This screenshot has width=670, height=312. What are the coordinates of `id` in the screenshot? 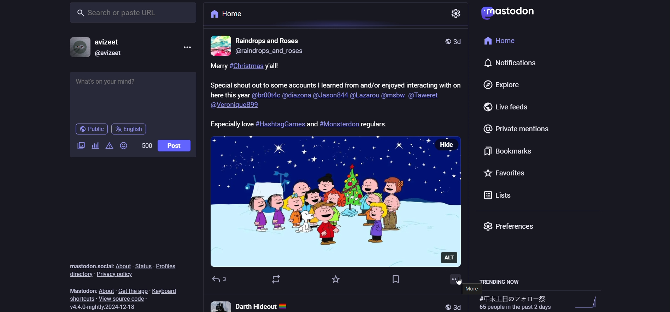 It's located at (109, 54).